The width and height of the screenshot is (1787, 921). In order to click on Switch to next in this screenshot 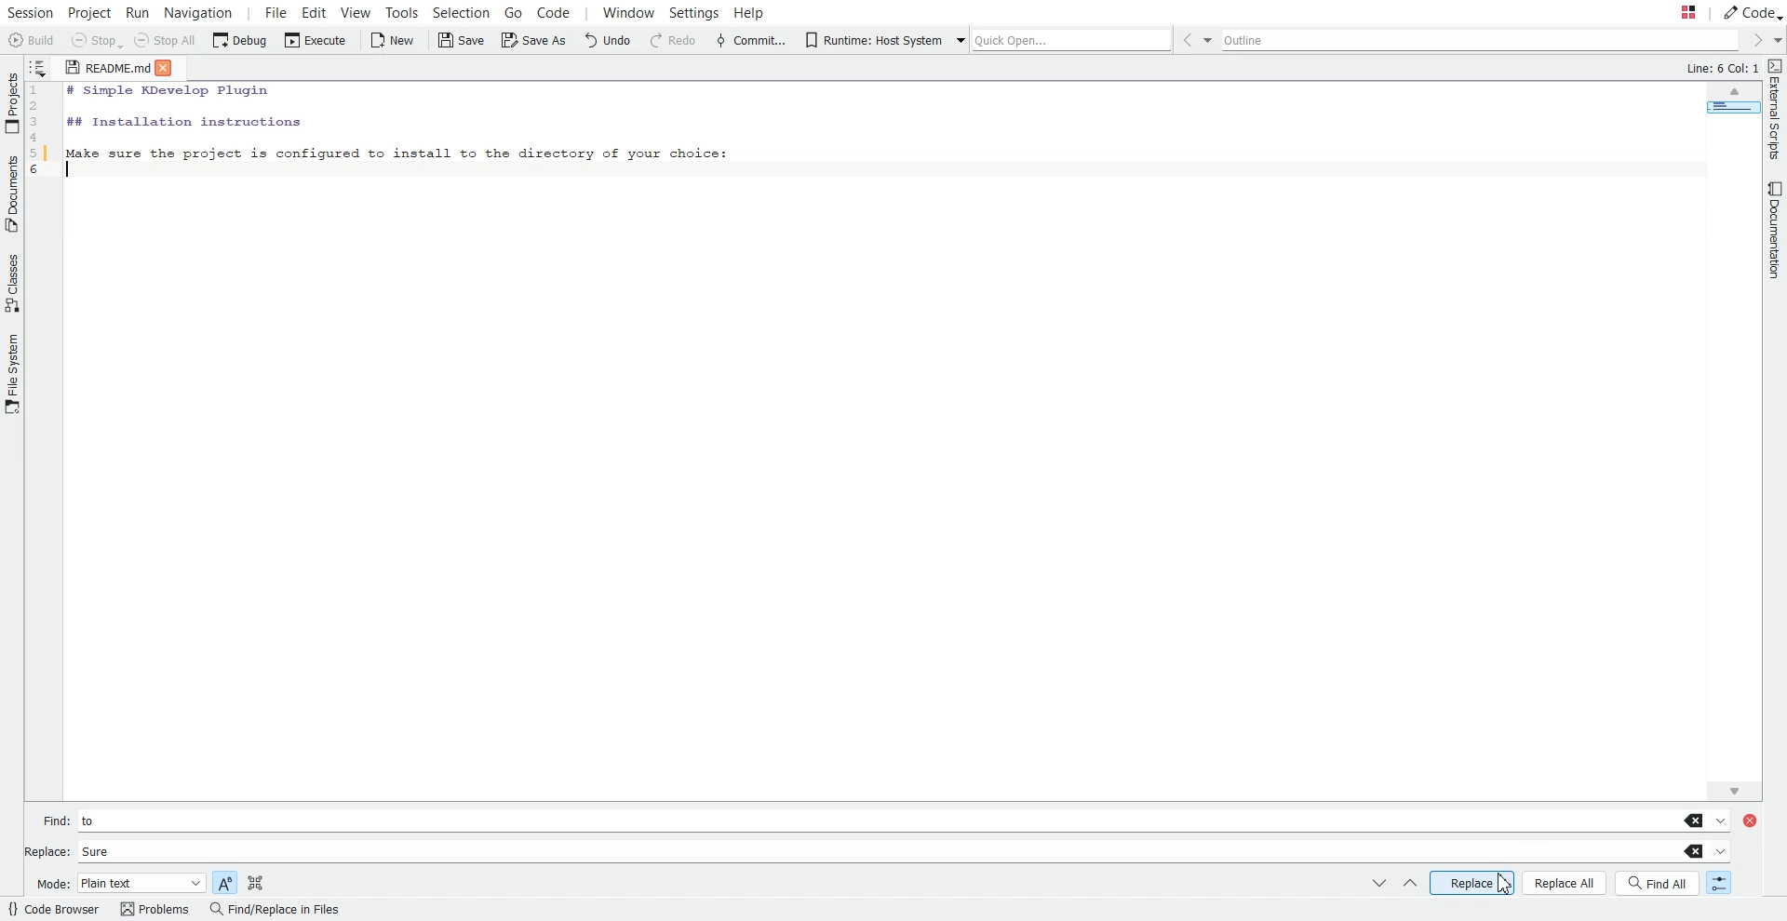, I will do `click(1379, 884)`.